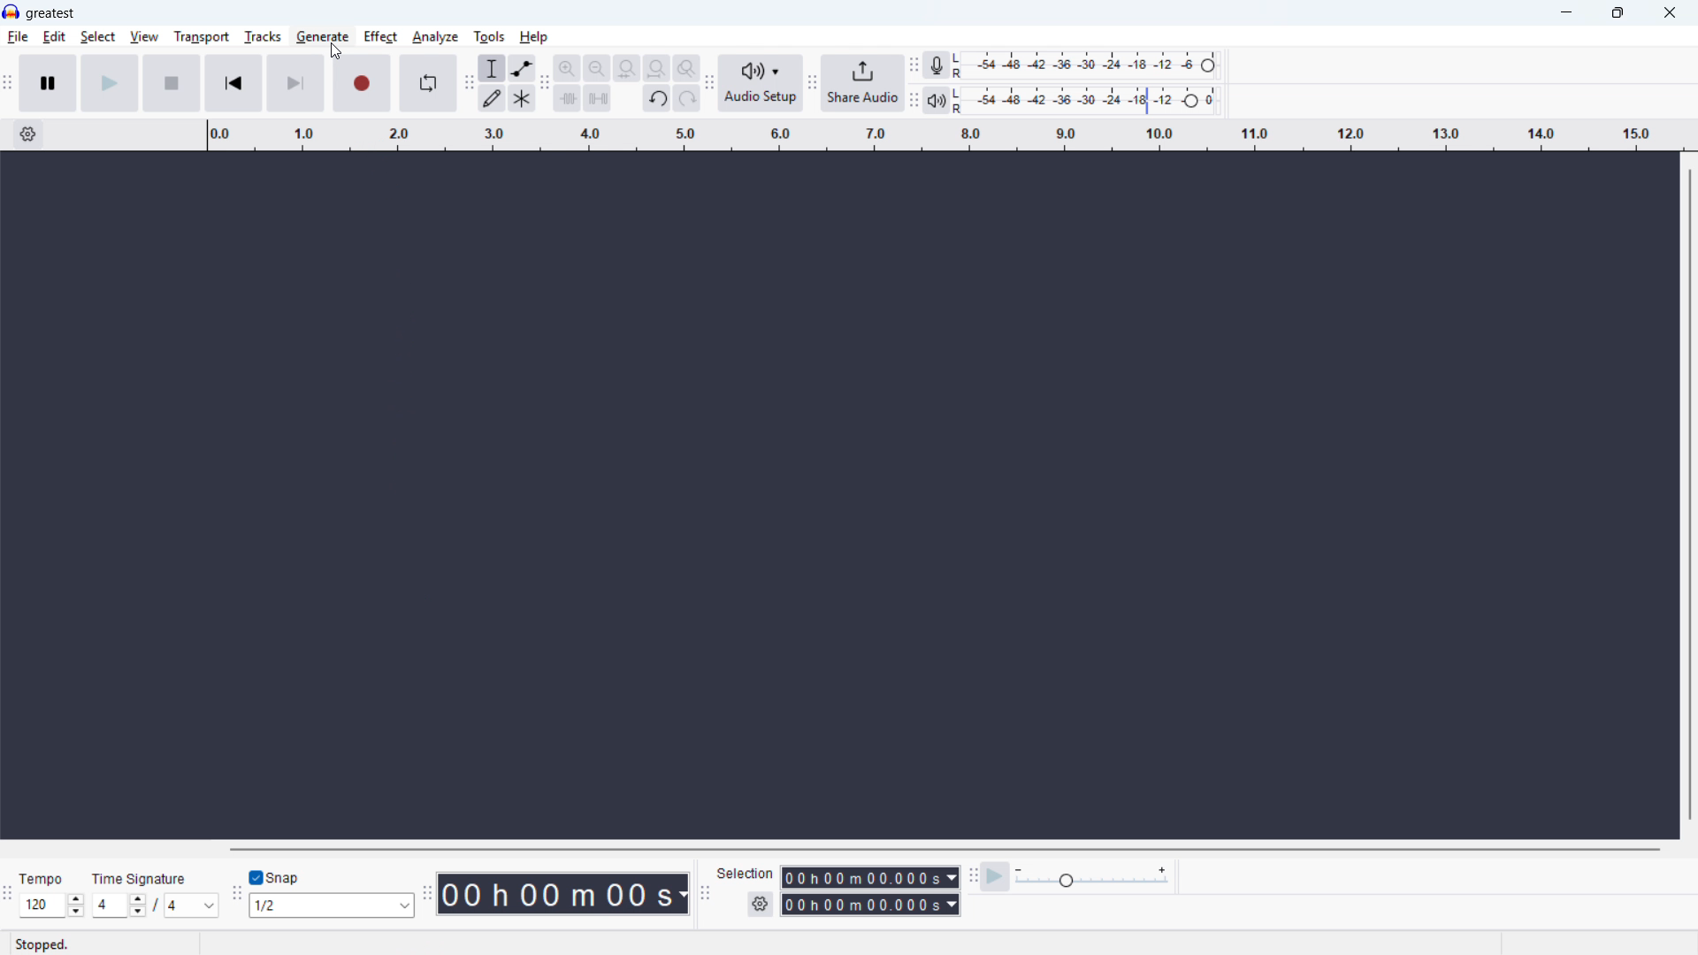 The image size is (1698, 955). I want to click on draw tool, so click(492, 97).